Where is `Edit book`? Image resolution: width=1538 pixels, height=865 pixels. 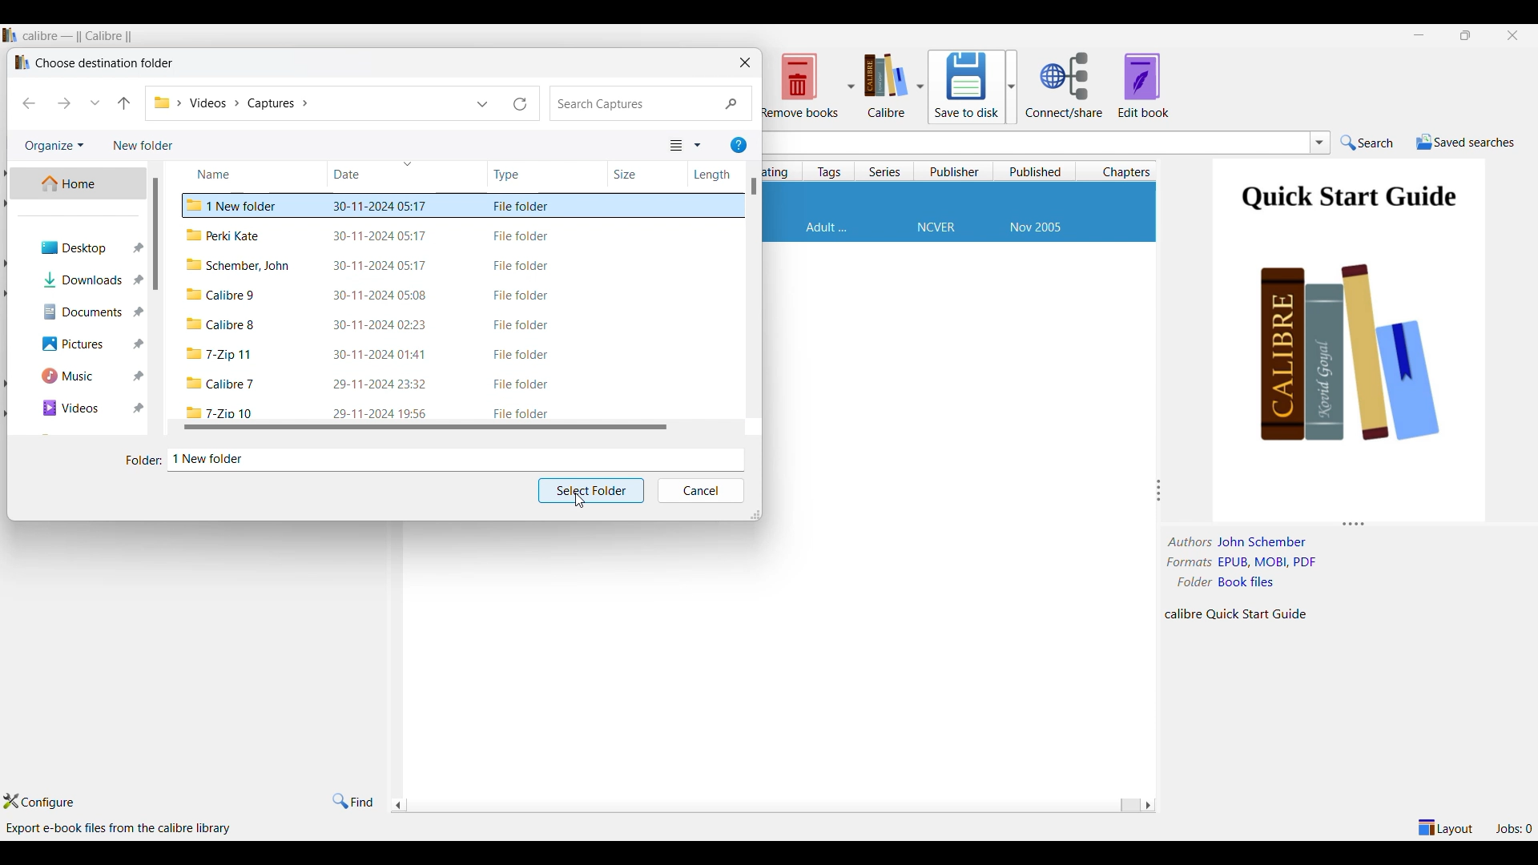
Edit book is located at coordinates (1144, 85).